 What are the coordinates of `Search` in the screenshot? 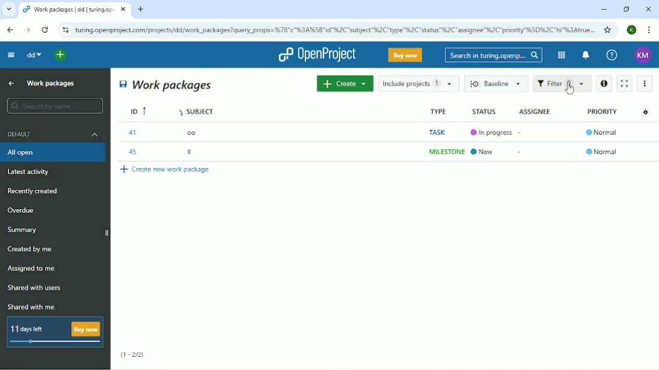 It's located at (494, 55).